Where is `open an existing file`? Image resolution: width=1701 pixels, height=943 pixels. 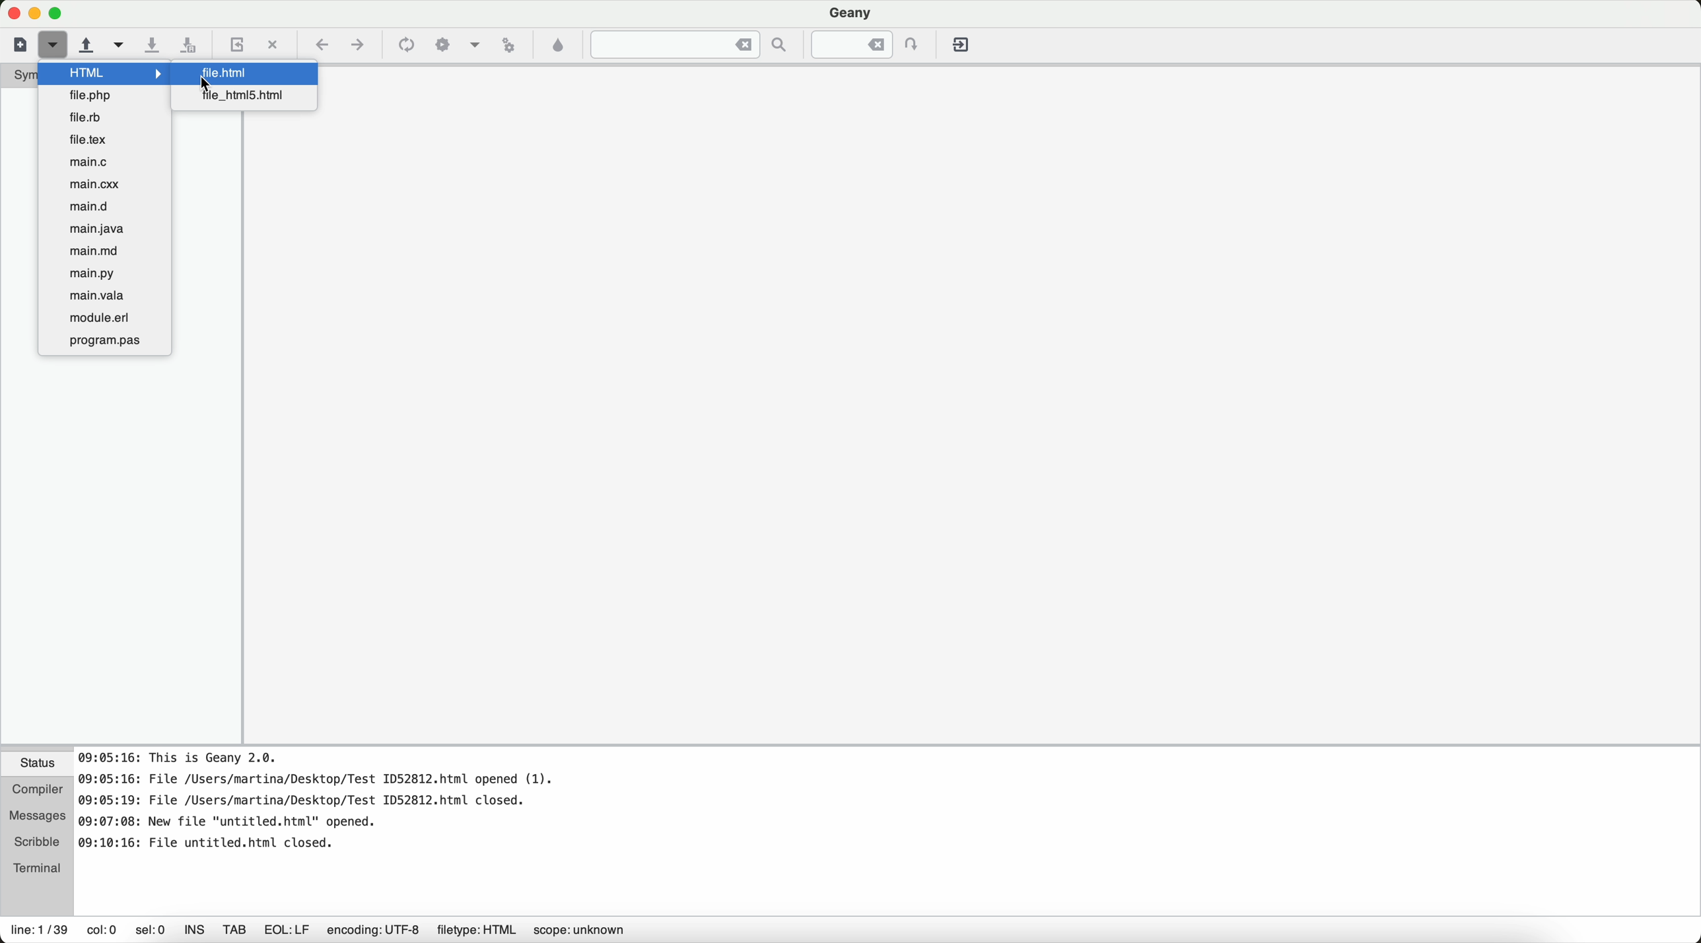 open an existing file is located at coordinates (85, 44).